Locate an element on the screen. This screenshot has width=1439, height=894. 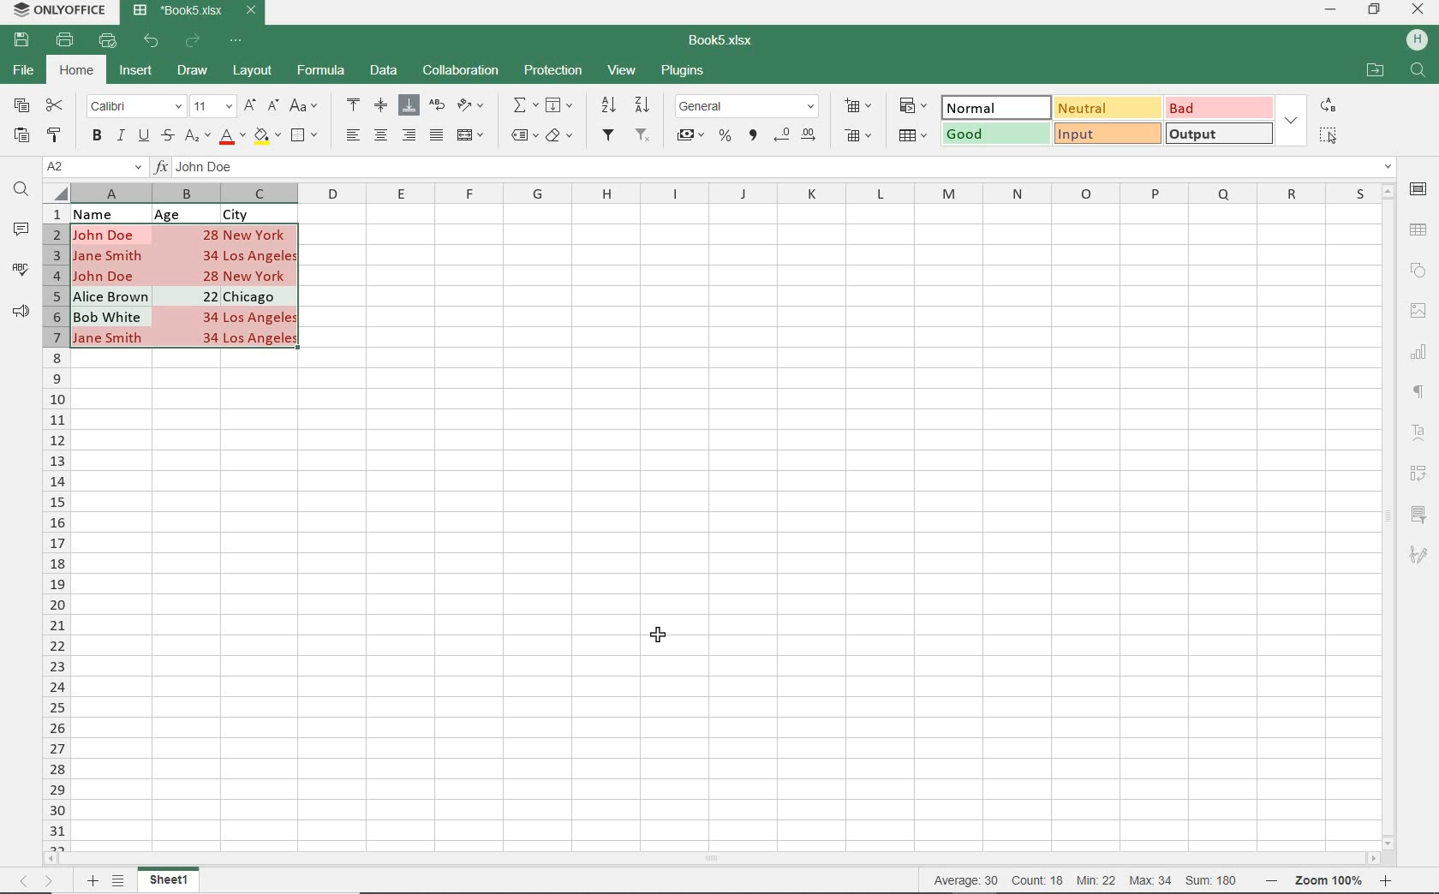
VIEW is located at coordinates (624, 69).